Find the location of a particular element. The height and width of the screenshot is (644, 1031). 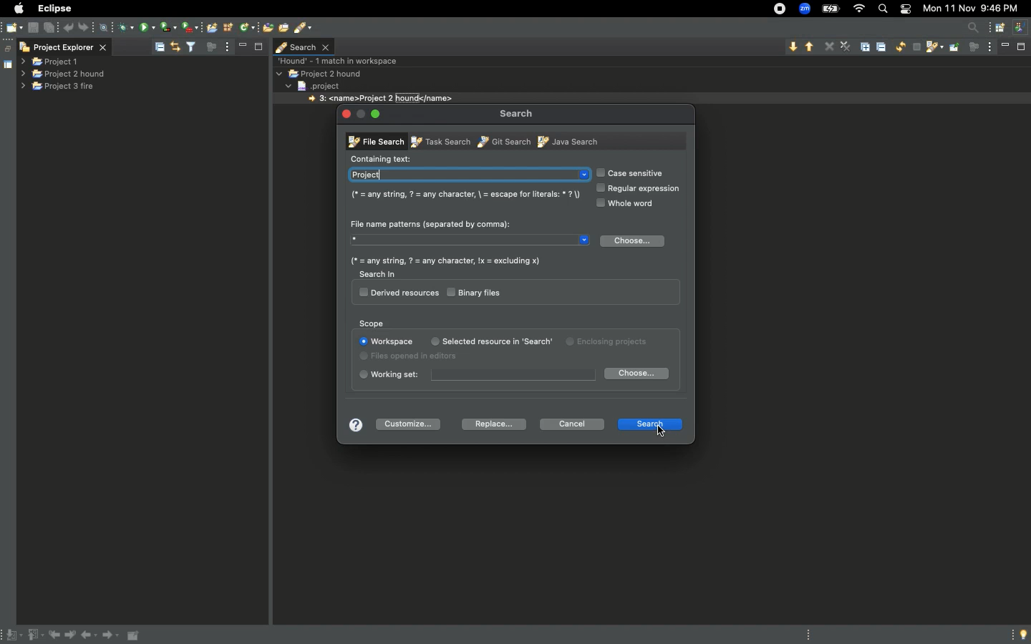

Project 2 hound is located at coordinates (65, 74).